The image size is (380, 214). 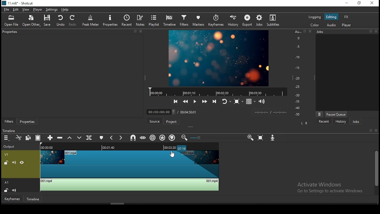 What do you see at coordinates (111, 138) in the screenshot?
I see `previous marker` at bounding box center [111, 138].